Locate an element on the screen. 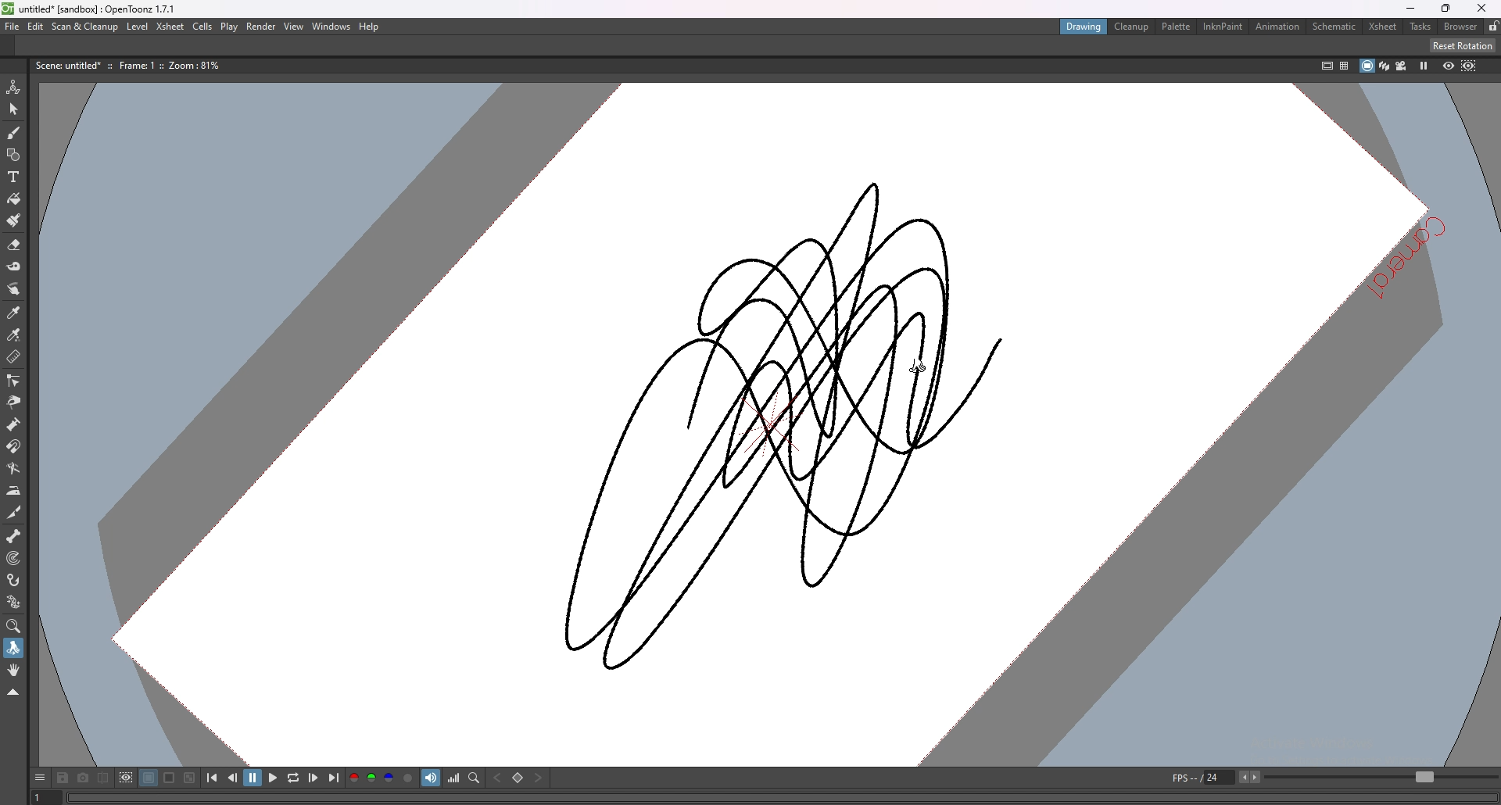 This screenshot has width=1501, height=805. paint tool is located at coordinates (14, 199).